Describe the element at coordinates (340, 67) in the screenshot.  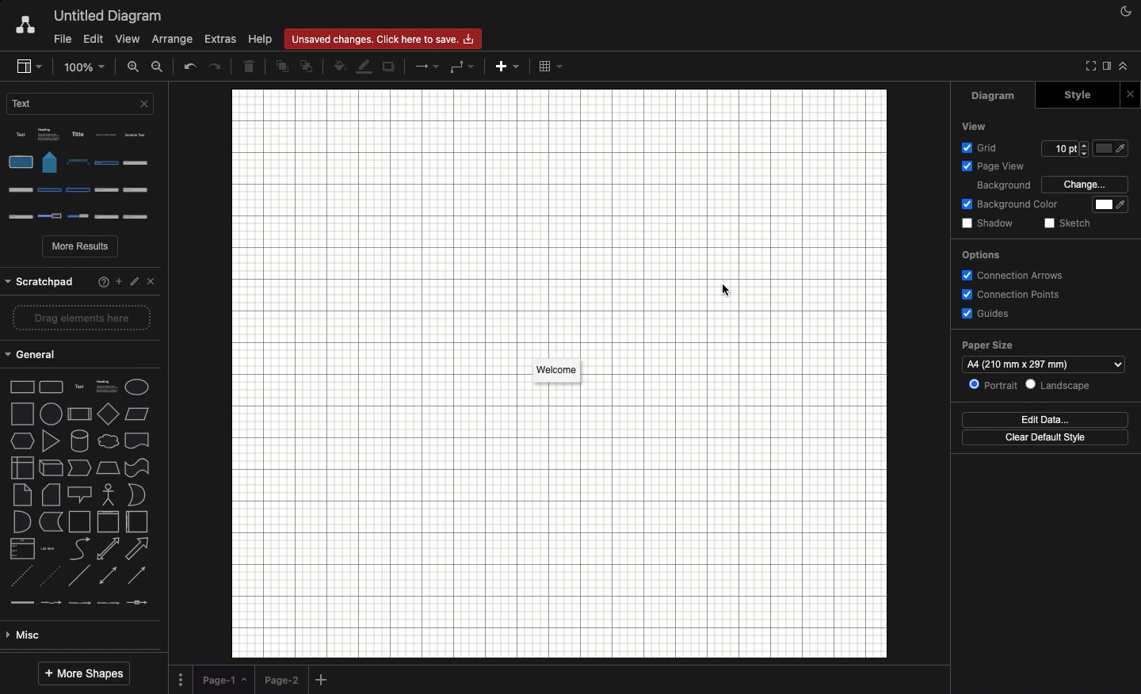
I see `Fill color` at that location.